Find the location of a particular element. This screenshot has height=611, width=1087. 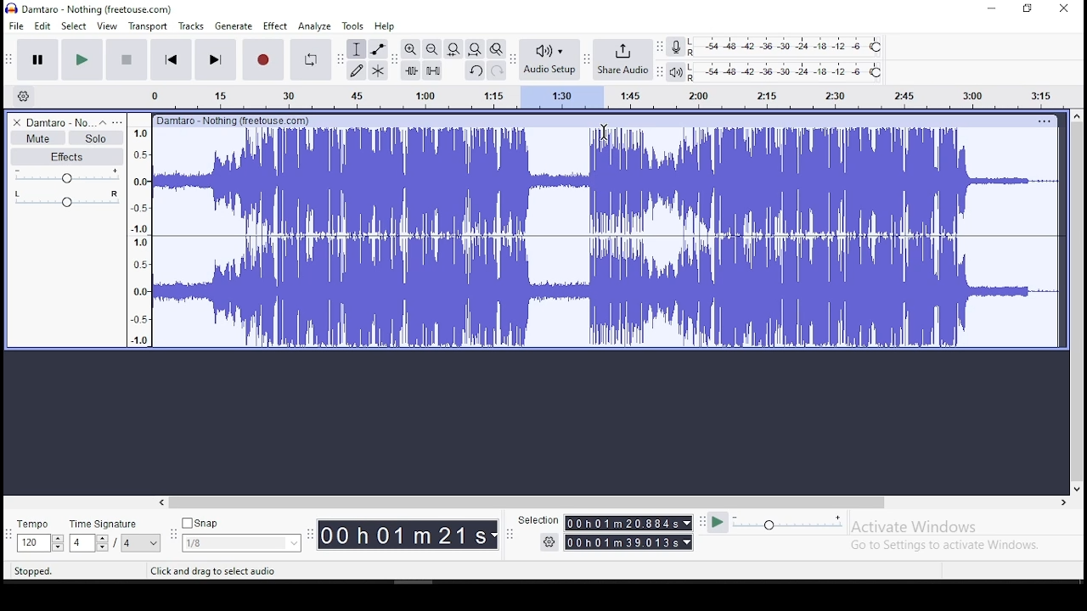

drop down is located at coordinates (689, 542).